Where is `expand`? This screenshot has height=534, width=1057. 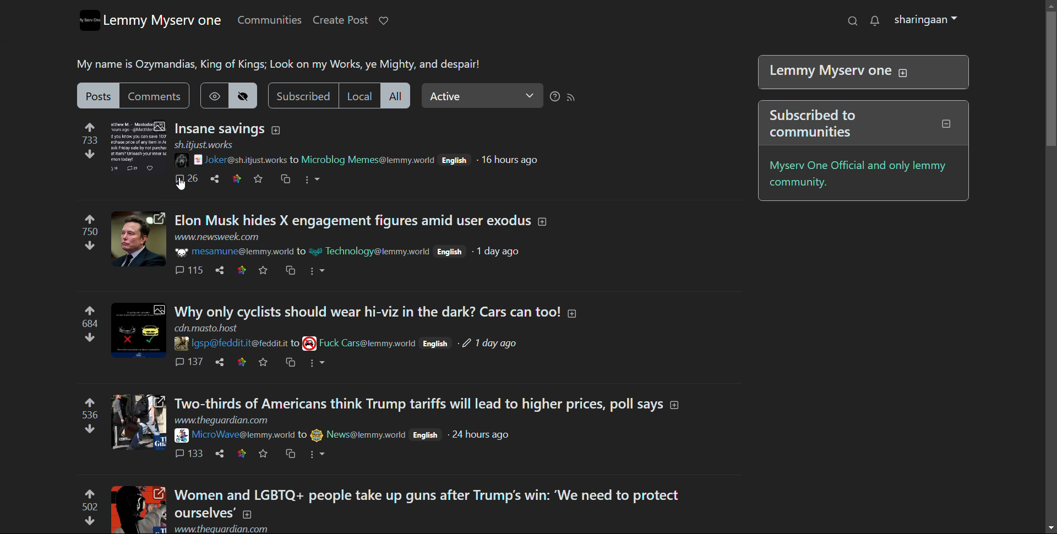 expand is located at coordinates (573, 314).